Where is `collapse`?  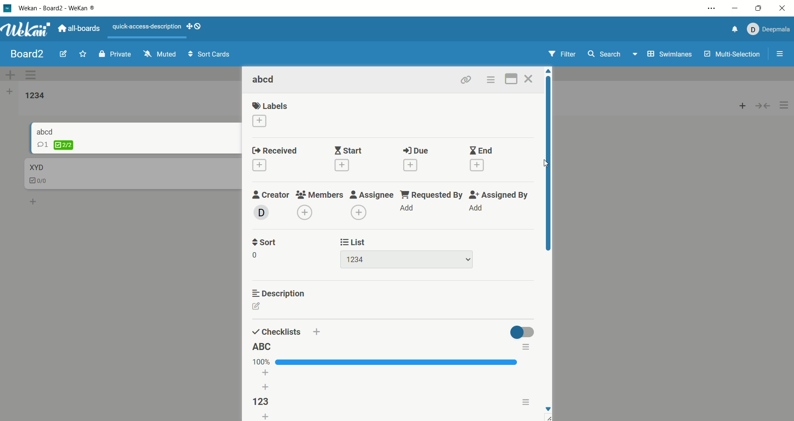
collapse is located at coordinates (766, 105).